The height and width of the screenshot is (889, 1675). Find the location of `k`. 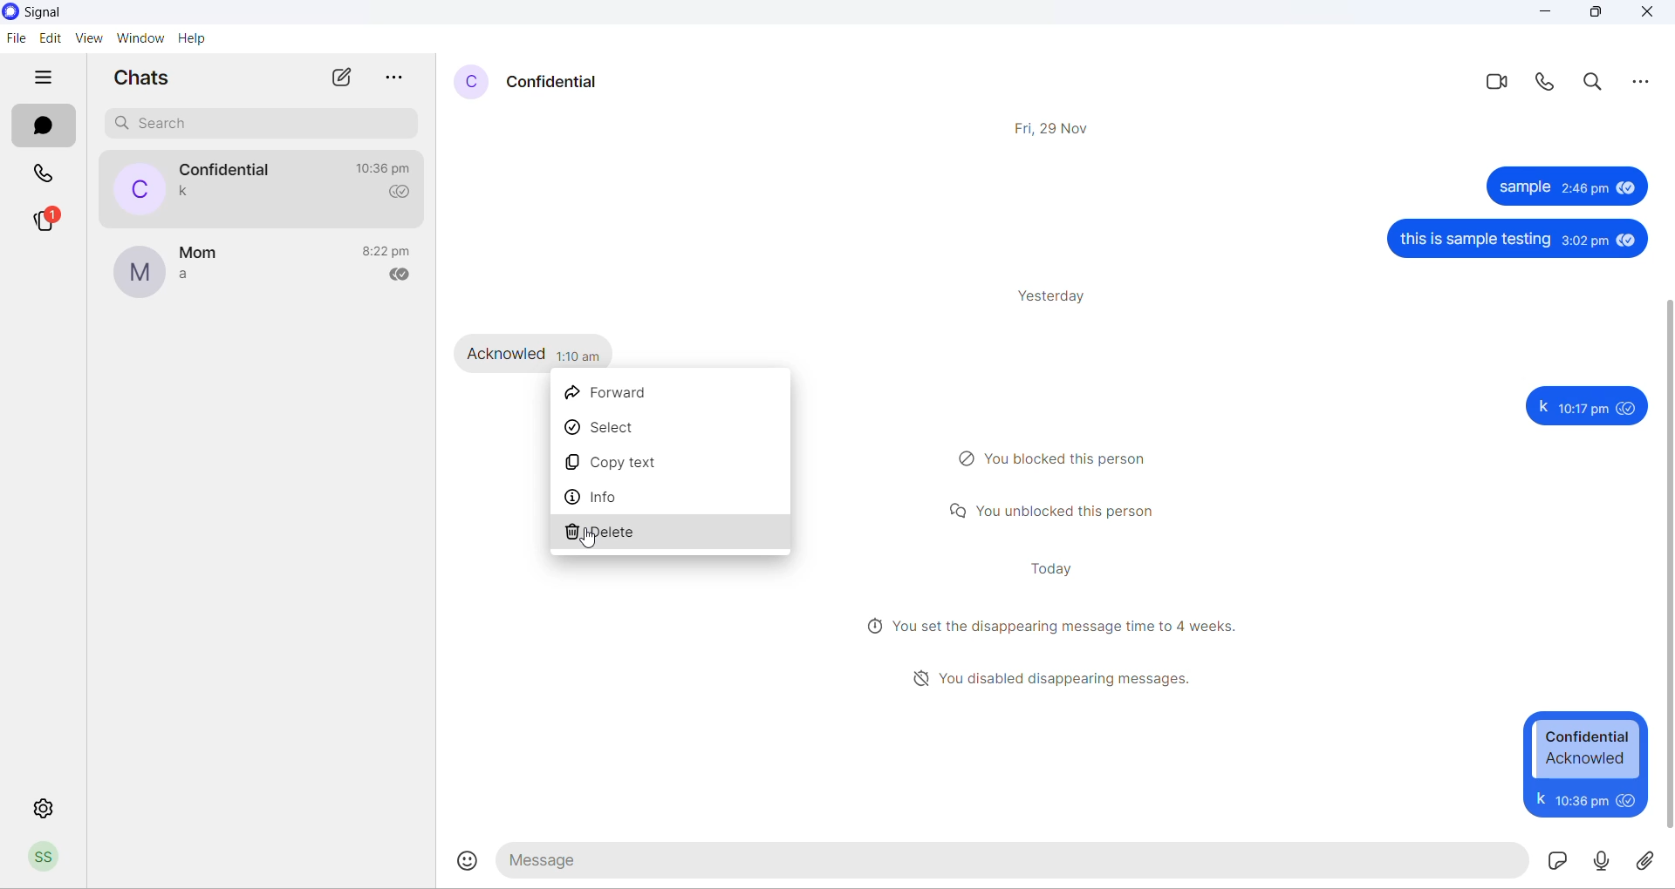

k is located at coordinates (1540, 799).